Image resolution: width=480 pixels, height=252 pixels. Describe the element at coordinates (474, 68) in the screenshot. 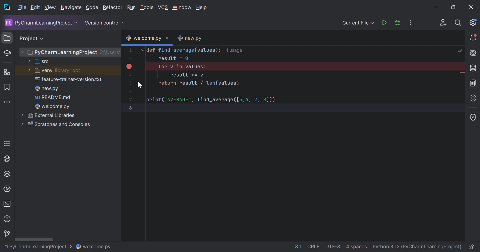

I see `Database` at that location.